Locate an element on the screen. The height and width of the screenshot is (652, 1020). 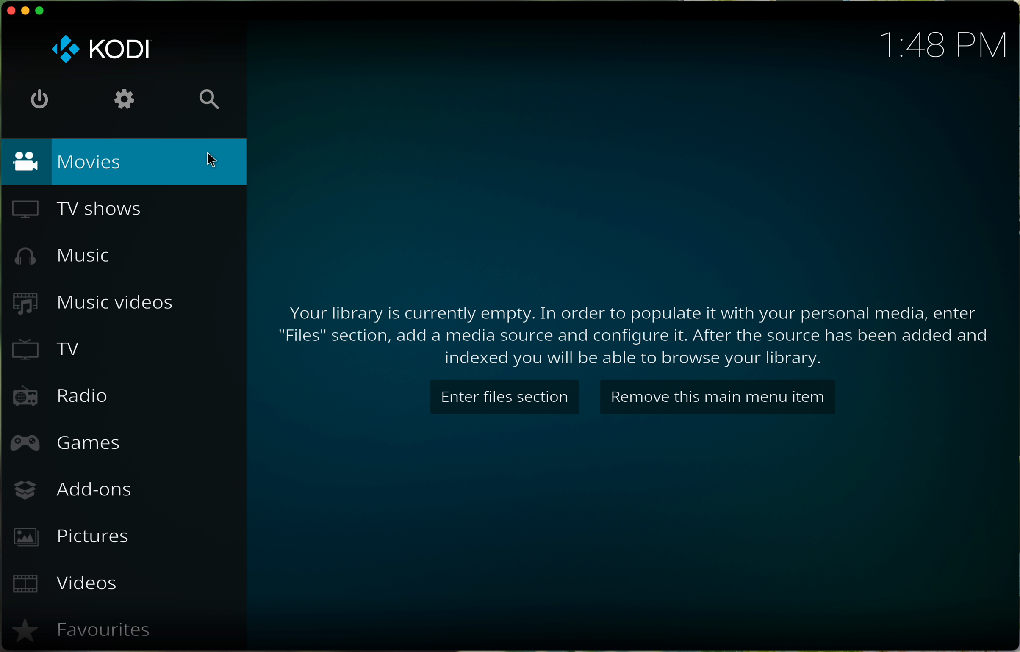
music videos is located at coordinates (94, 304).